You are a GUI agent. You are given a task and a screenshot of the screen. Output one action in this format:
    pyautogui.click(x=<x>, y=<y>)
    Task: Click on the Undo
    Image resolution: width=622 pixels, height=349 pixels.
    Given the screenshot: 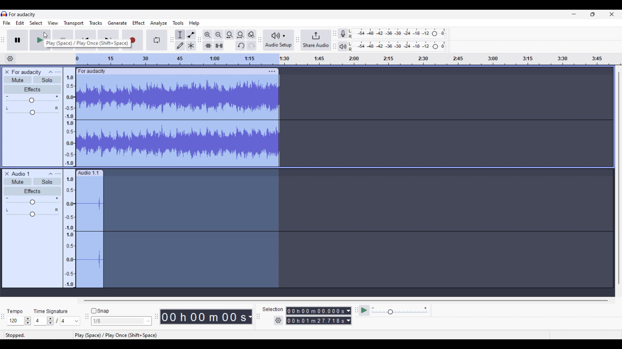 What is the action you would take?
    pyautogui.click(x=241, y=46)
    